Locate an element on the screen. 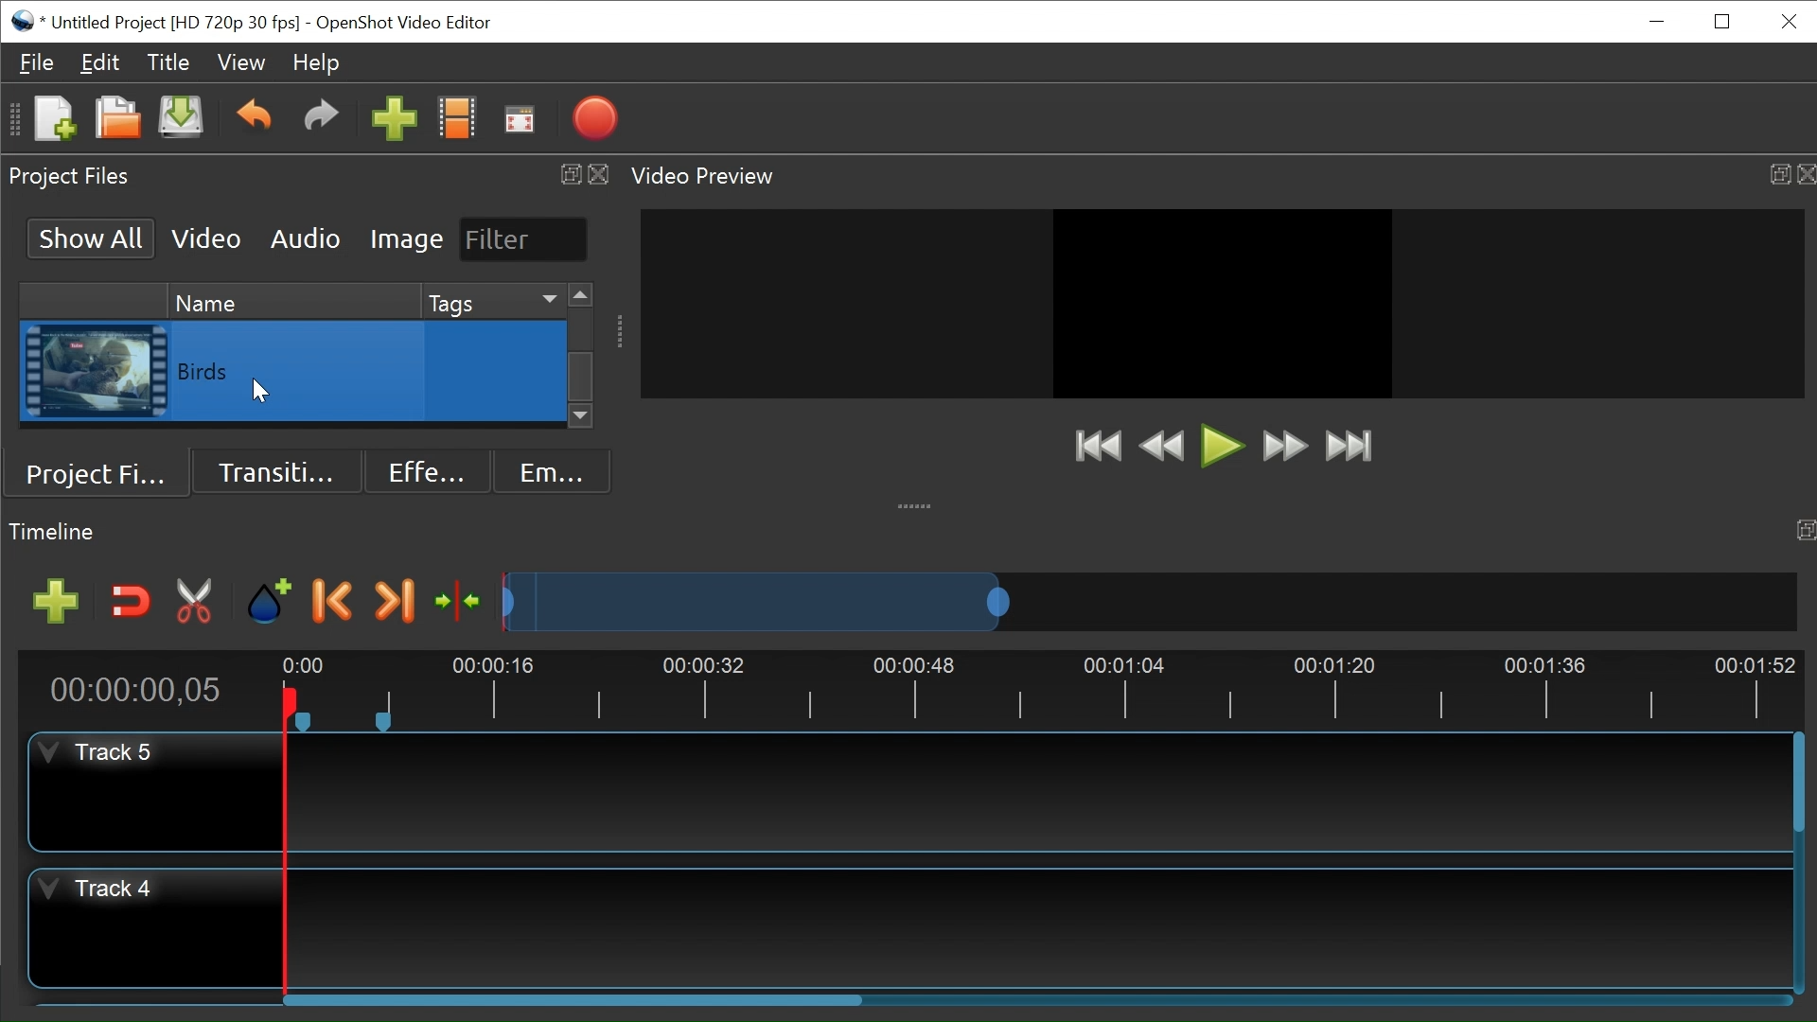 Image resolution: width=1817 pixels, height=1022 pixels. Project Files is located at coordinates (104, 470).